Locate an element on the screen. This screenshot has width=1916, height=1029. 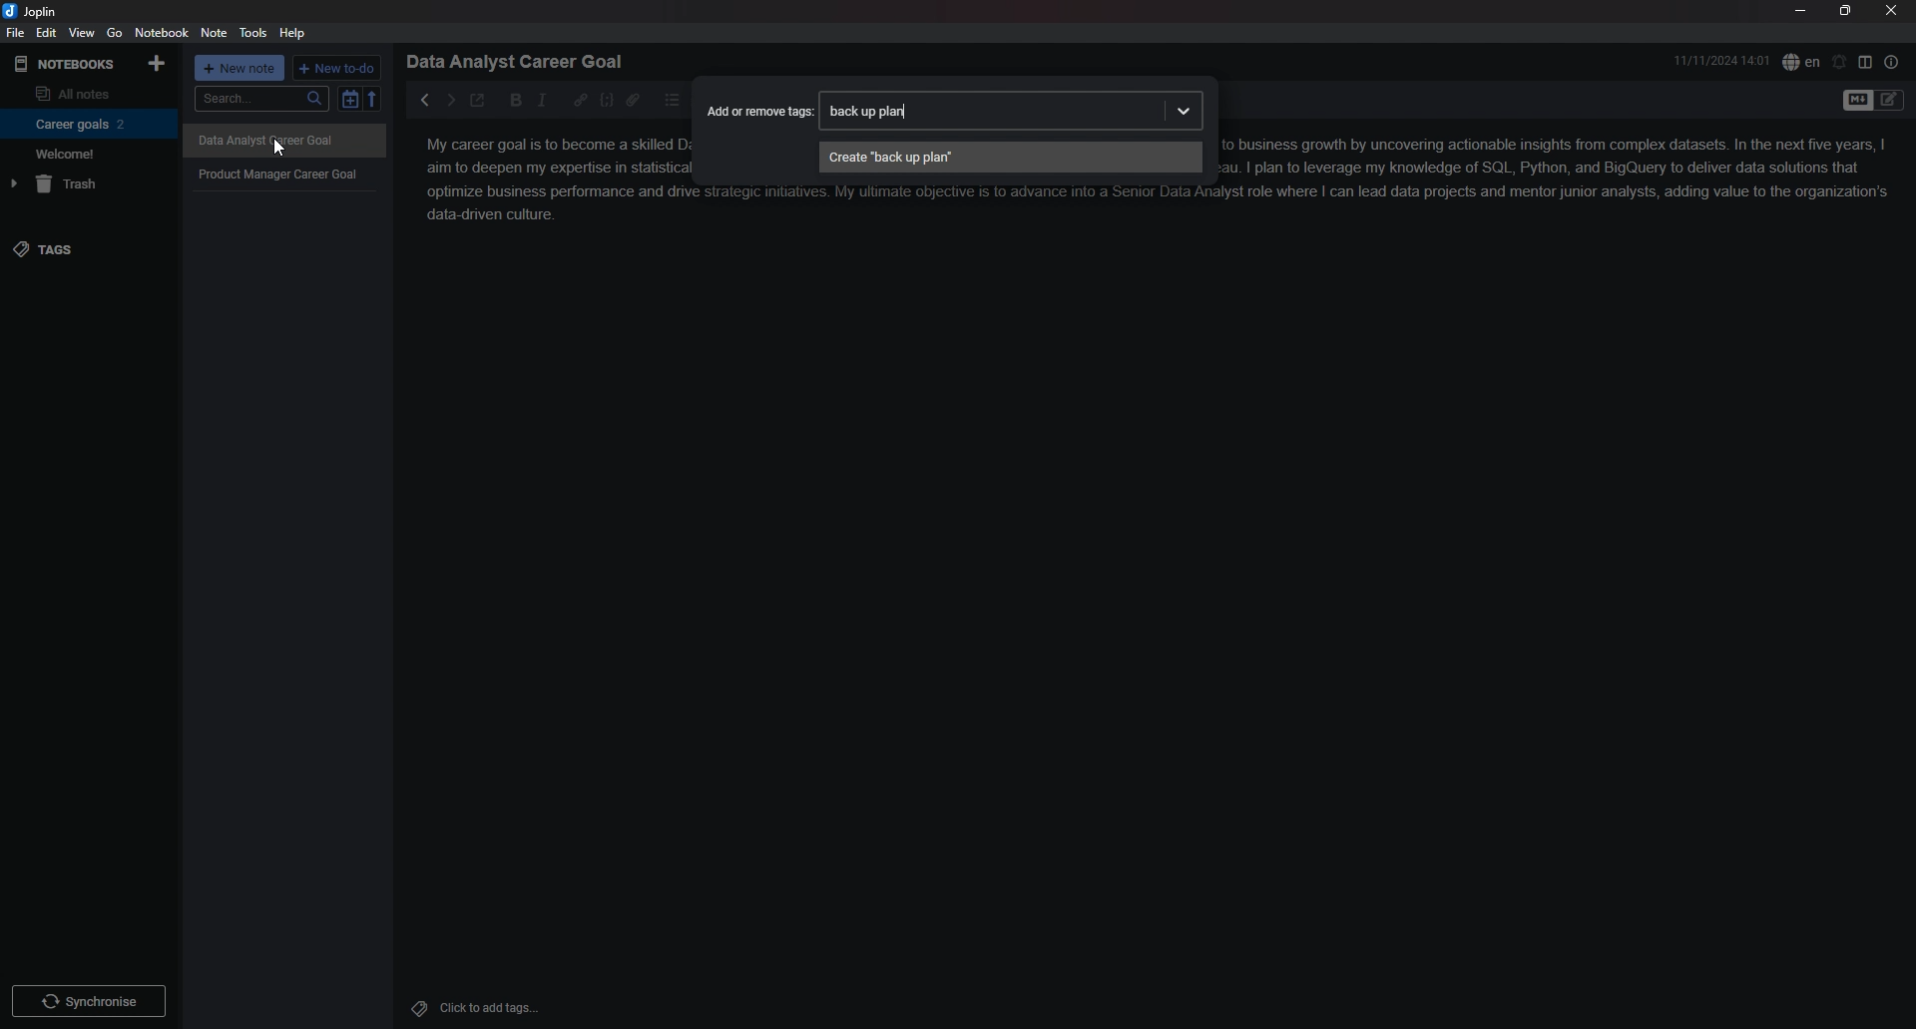
close is located at coordinates (1891, 10).